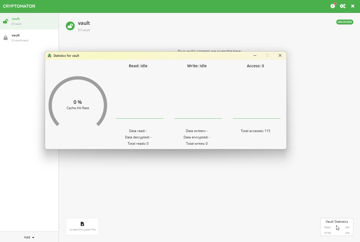  Describe the element at coordinates (338, 228) in the screenshot. I see `Cursor` at that location.